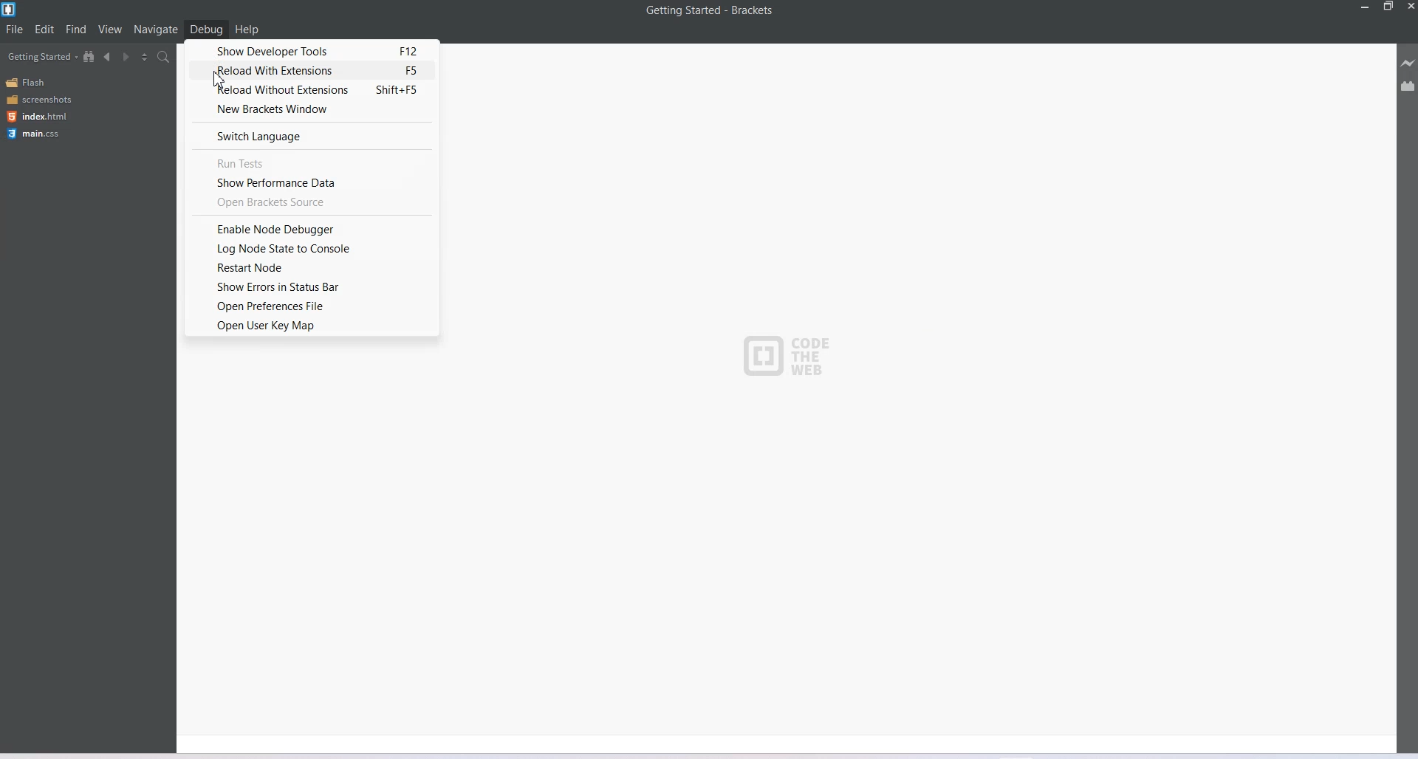  I want to click on Run tests, so click(312, 163).